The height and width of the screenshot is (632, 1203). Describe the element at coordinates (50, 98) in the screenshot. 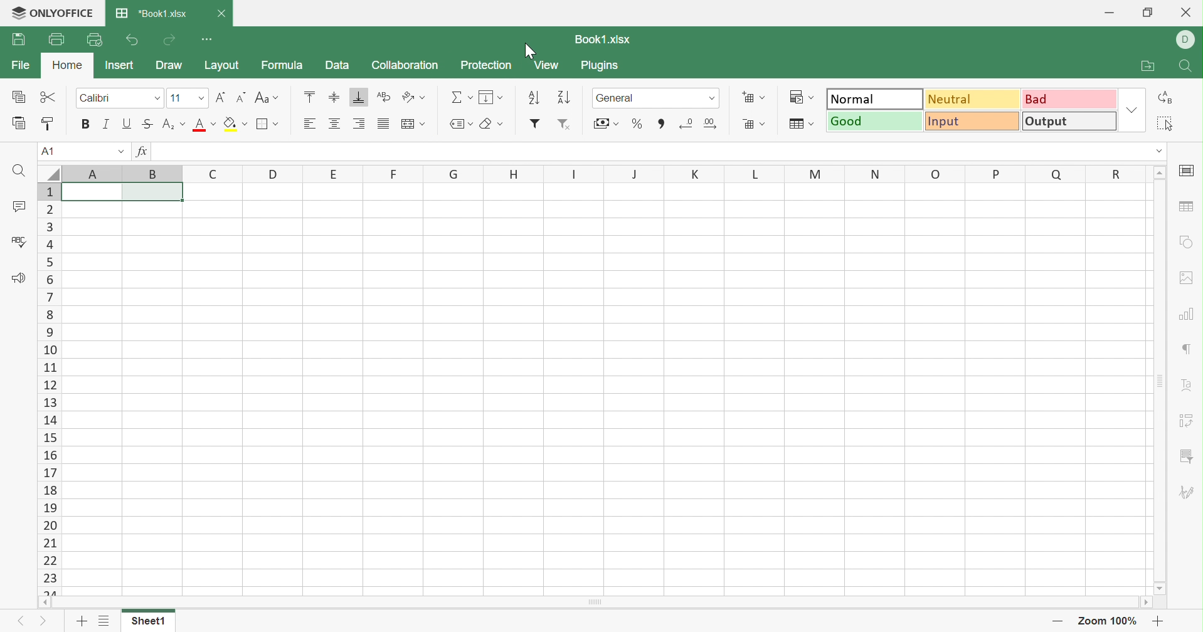

I see `Cut` at that location.